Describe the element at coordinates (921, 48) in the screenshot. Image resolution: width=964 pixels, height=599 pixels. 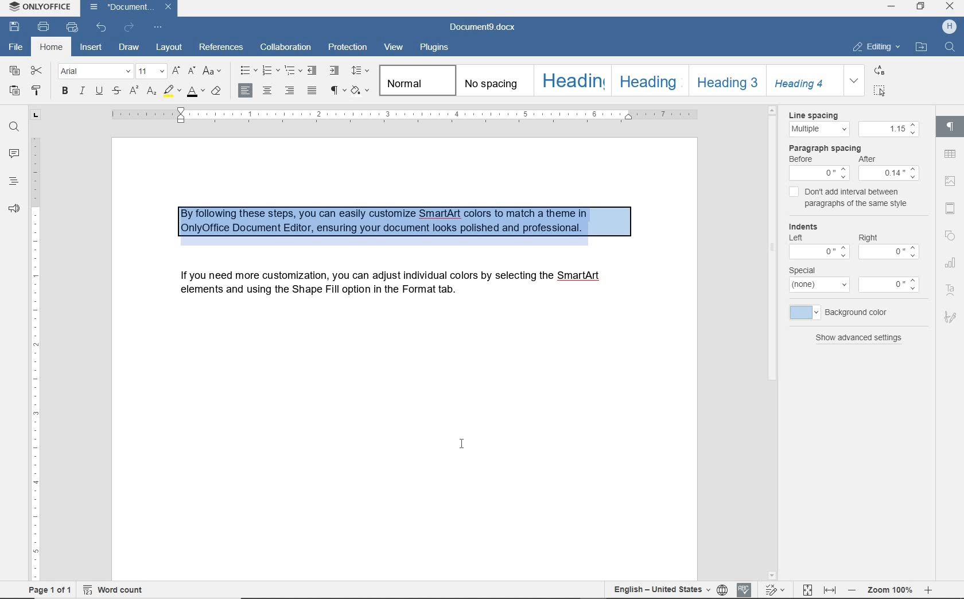
I see `open file location` at that location.